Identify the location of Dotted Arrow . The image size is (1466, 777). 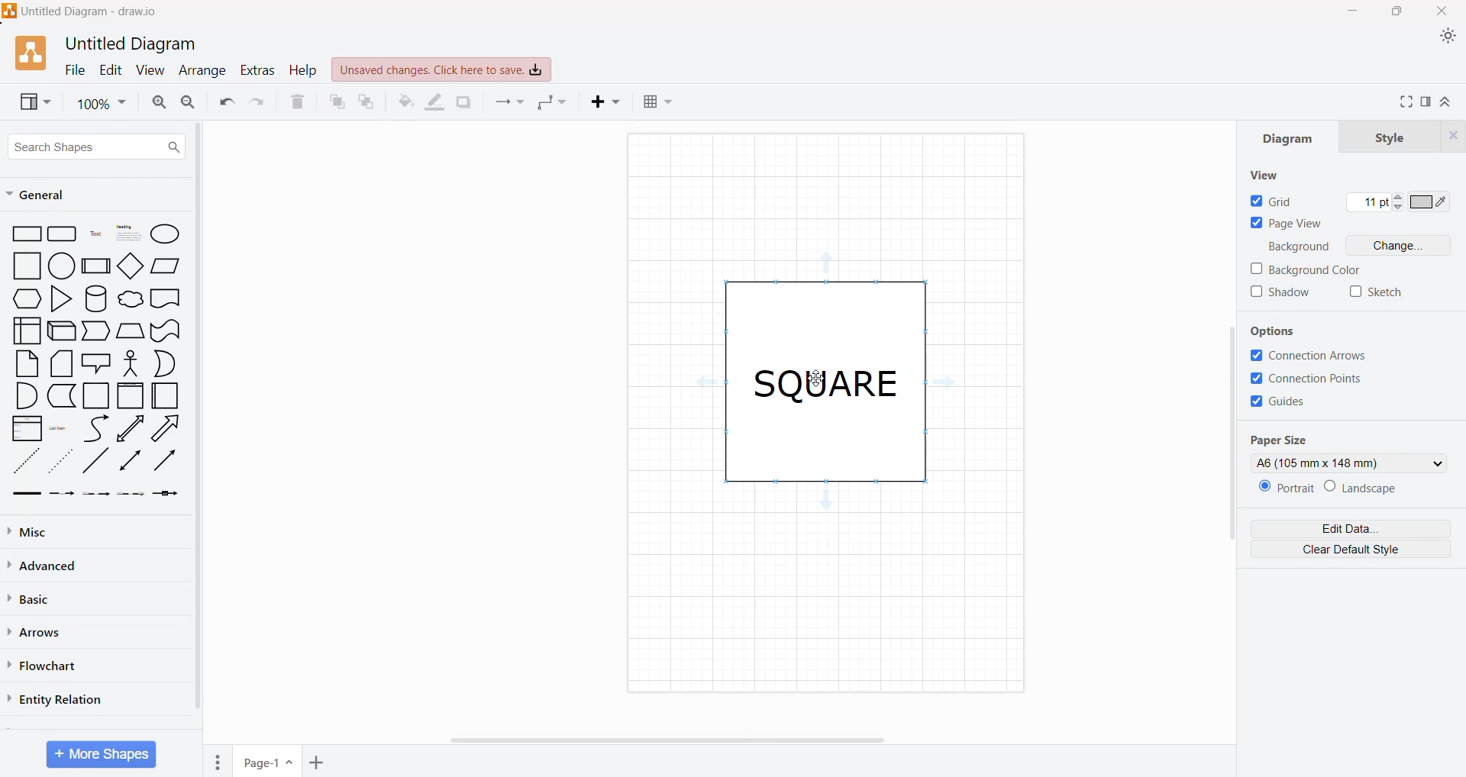
(60, 462).